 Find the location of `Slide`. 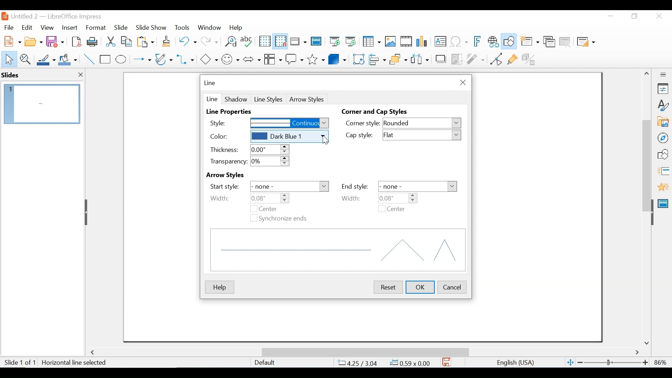

Slide is located at coordinates (121, 27).